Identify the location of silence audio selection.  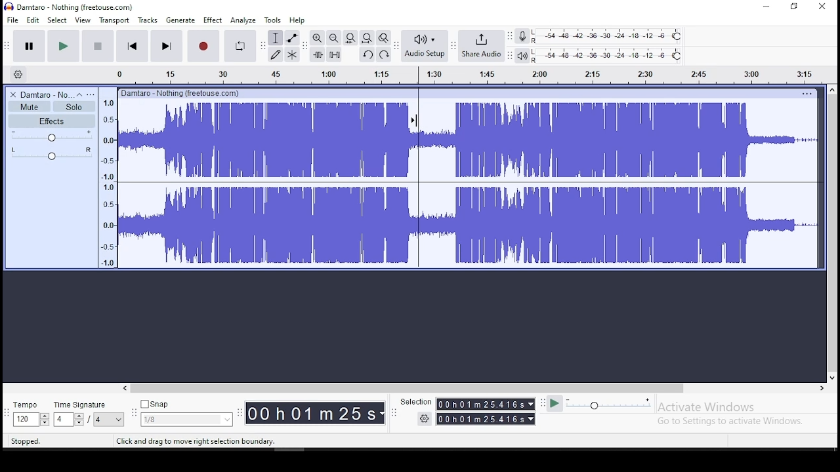
(335, 54).